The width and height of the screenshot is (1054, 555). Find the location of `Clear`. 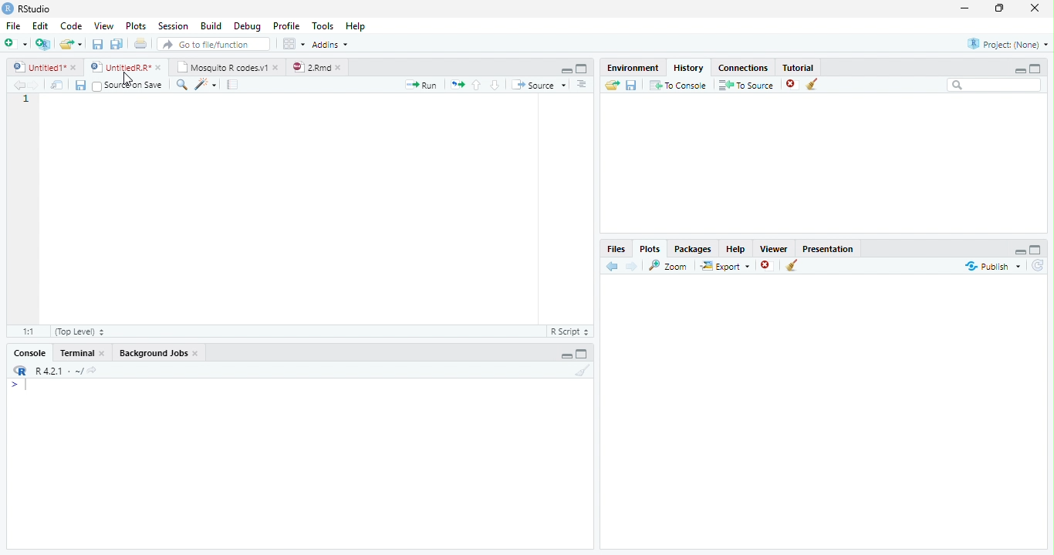

Clear is located at coordinates (812, 84).